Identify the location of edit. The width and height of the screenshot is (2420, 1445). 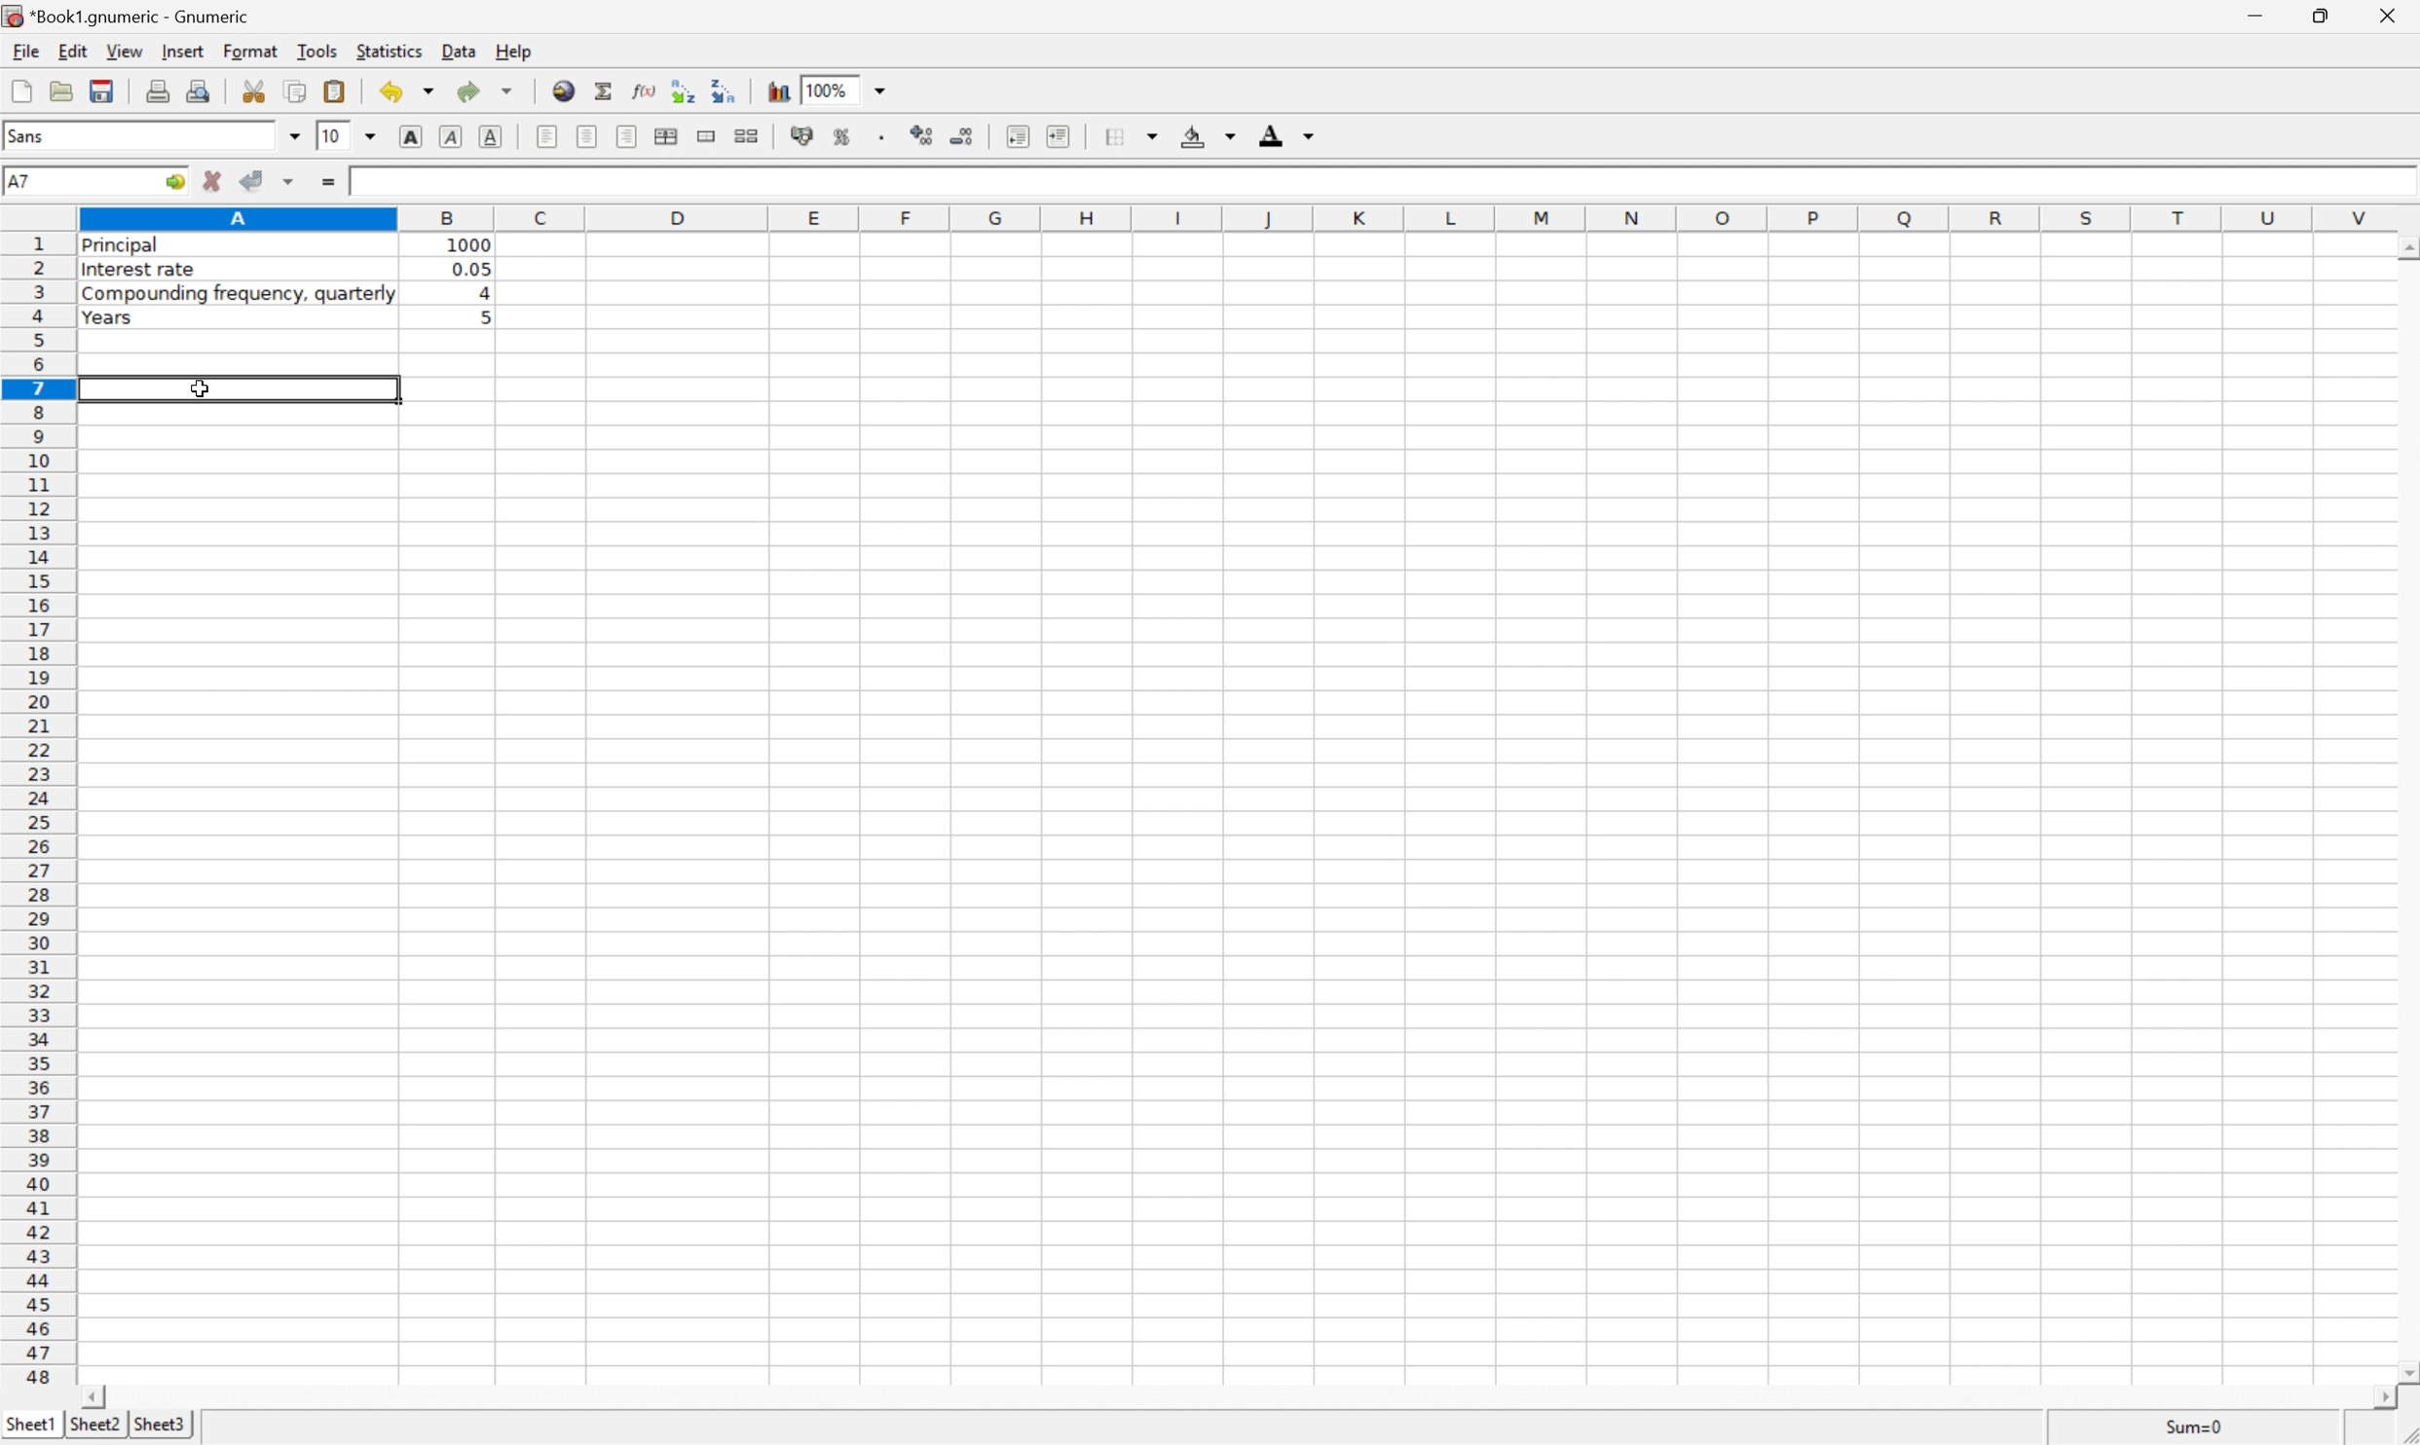
(70, 51).